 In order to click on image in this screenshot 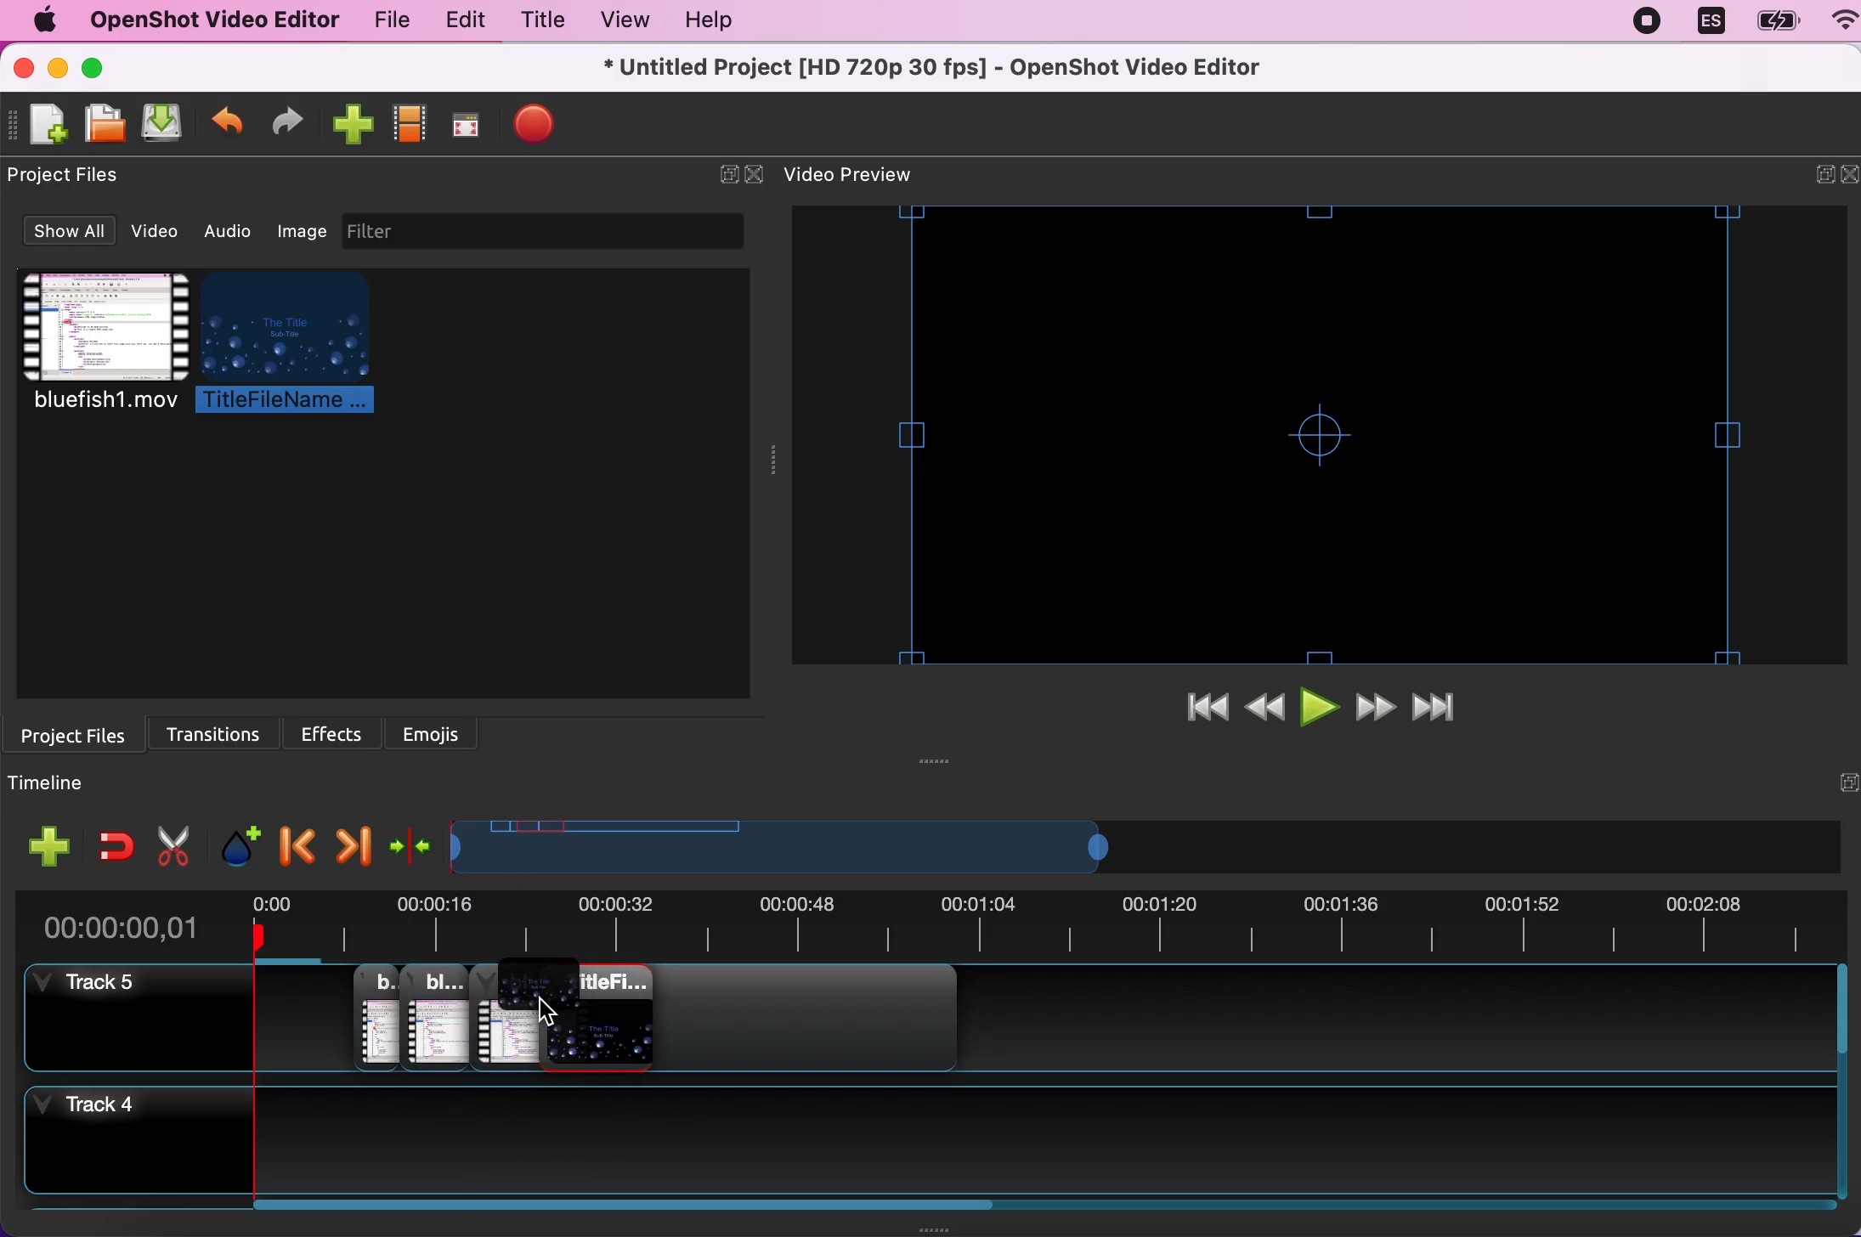, I will do `click(303, 229)`.